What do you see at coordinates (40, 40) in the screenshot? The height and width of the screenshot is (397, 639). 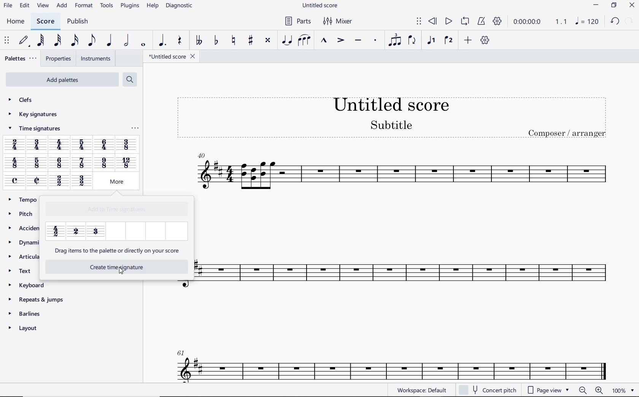 I see `64TH NOTE` at bounding box center [40, 40].